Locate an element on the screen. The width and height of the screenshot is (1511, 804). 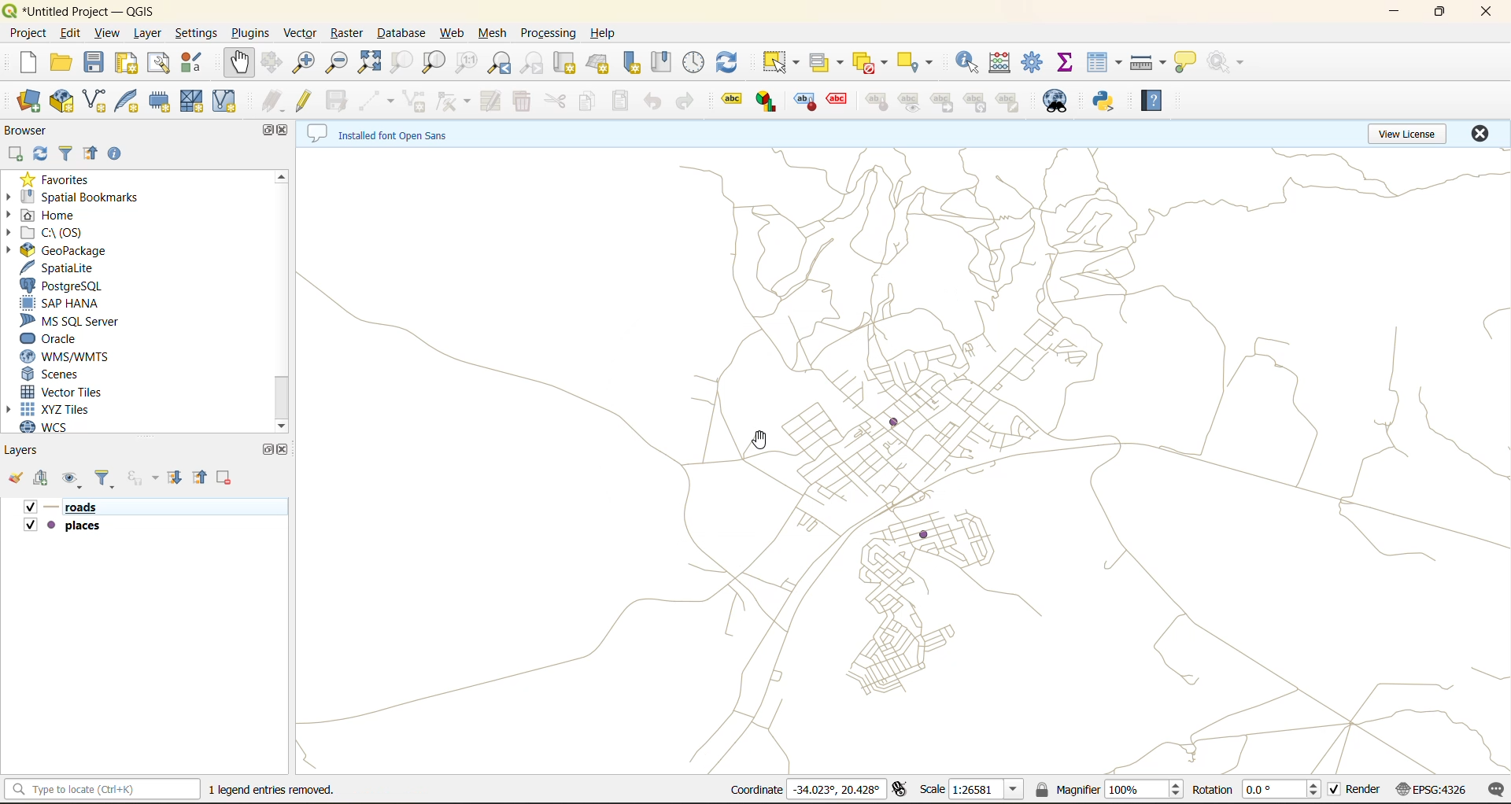
digitize is located at coordinates (378, 99).